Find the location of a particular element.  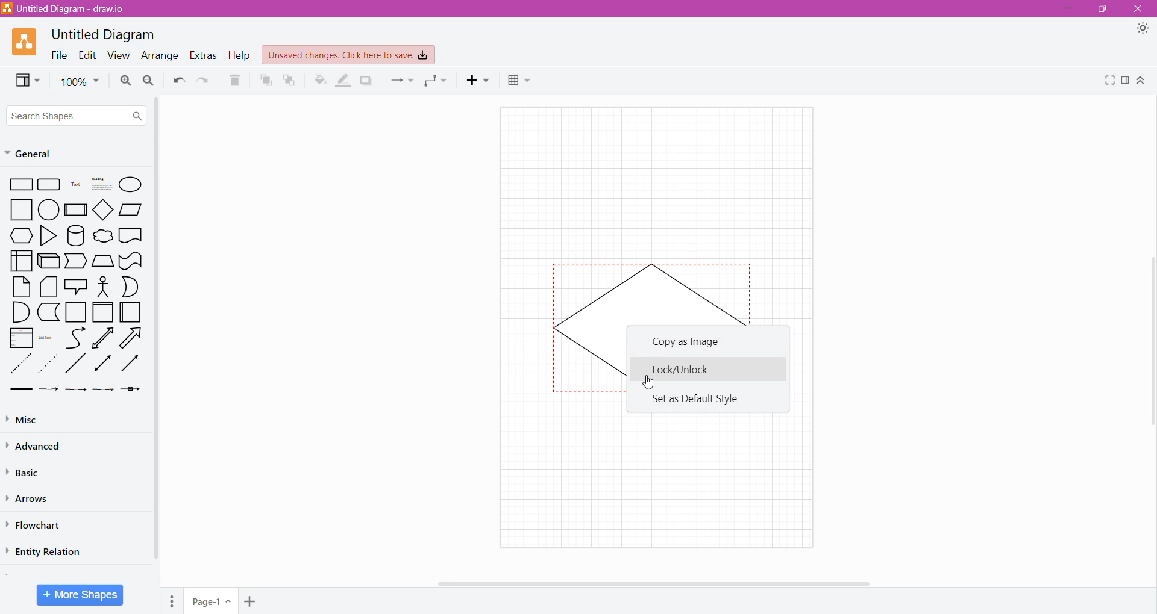

Item List is located at coordinates (21, 338).